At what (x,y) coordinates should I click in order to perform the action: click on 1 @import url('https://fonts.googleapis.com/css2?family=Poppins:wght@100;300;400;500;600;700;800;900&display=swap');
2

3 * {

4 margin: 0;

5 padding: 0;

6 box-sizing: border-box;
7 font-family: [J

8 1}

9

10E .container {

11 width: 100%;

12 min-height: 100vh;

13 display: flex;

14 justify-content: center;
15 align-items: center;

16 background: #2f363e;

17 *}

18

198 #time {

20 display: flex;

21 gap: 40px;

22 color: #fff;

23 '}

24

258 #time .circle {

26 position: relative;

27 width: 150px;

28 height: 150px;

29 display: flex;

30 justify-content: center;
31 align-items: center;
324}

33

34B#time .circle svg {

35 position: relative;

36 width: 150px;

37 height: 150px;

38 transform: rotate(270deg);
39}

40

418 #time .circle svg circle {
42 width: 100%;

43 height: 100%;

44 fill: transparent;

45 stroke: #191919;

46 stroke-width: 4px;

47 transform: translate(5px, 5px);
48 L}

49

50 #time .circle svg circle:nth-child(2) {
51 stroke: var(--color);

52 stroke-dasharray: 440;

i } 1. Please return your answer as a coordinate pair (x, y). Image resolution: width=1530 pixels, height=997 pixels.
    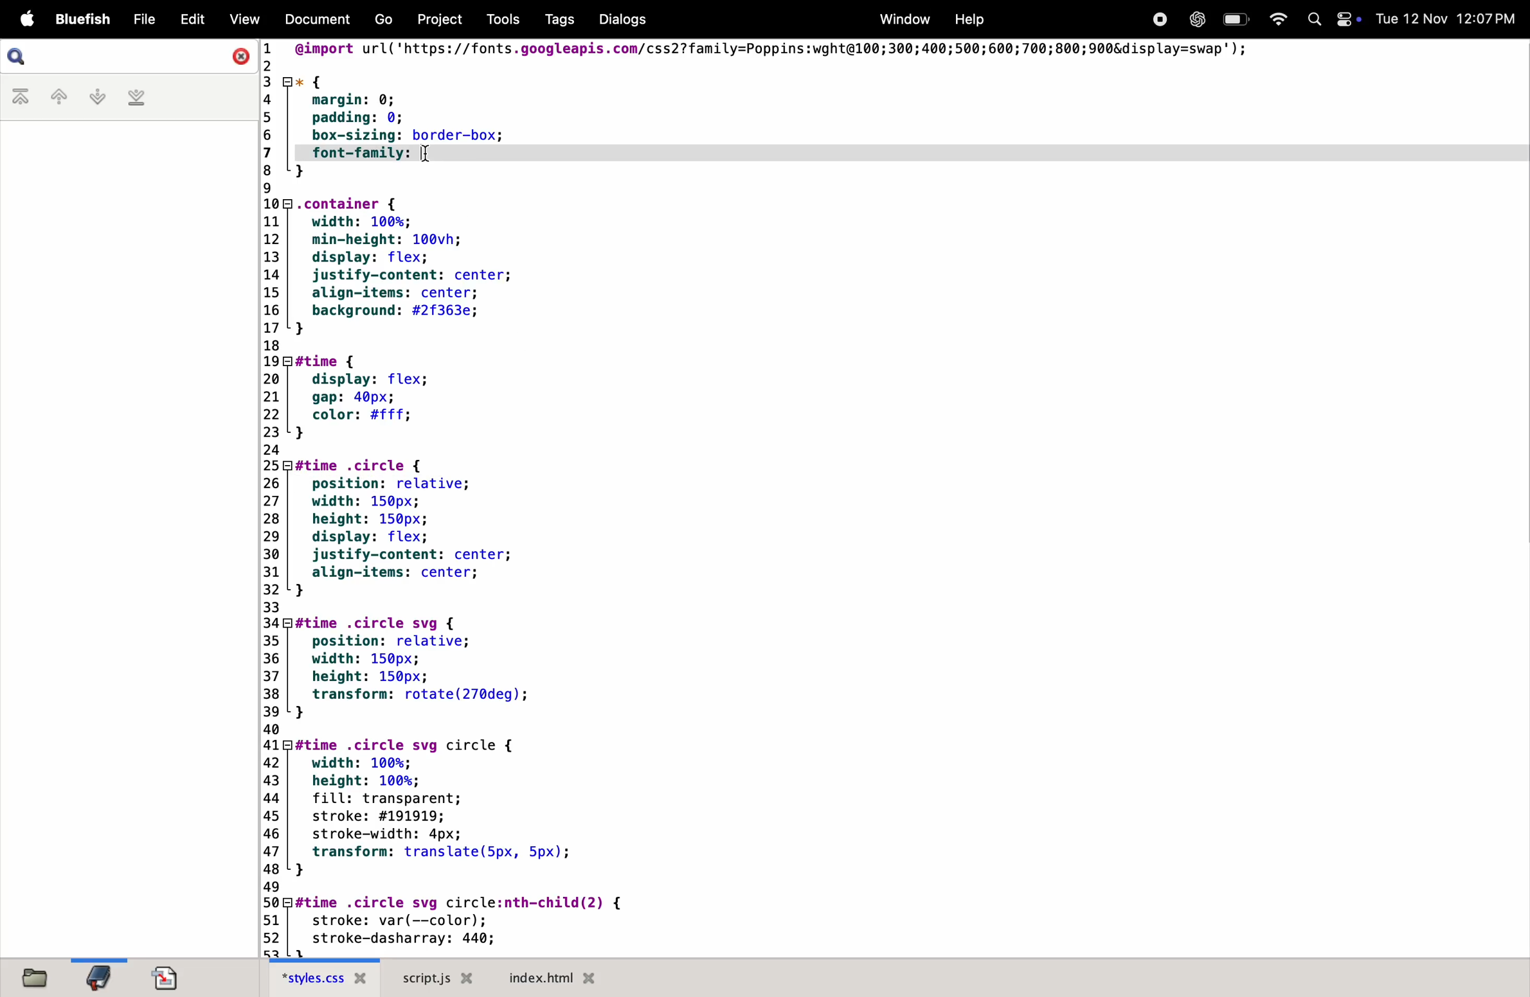
    Looking at the image, I should click on (824, 498).